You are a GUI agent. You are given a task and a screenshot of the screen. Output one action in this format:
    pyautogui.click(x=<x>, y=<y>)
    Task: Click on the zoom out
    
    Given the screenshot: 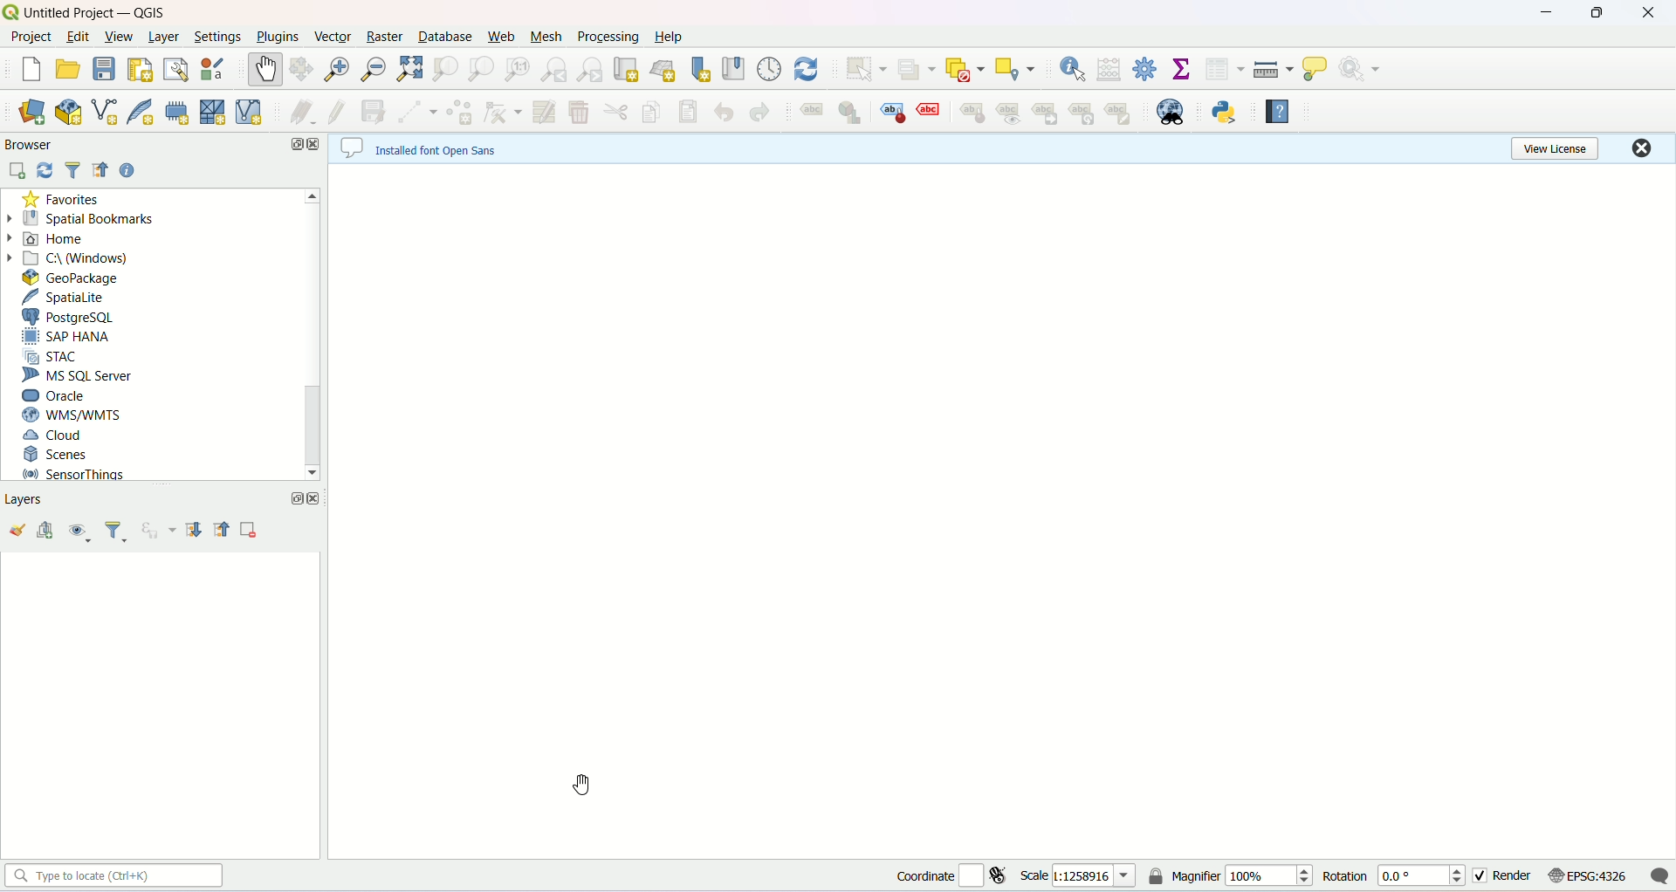 What is the action you would take?
    pyautogui.click(x=373, y=70)
    